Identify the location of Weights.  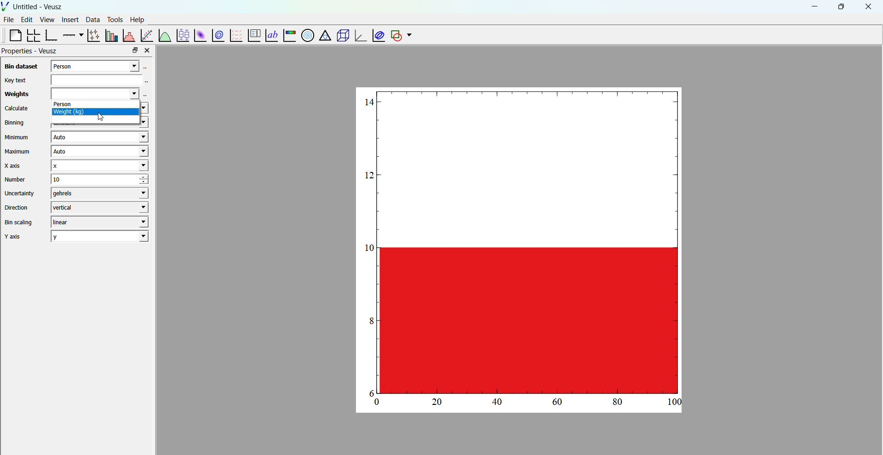
(15, 95).